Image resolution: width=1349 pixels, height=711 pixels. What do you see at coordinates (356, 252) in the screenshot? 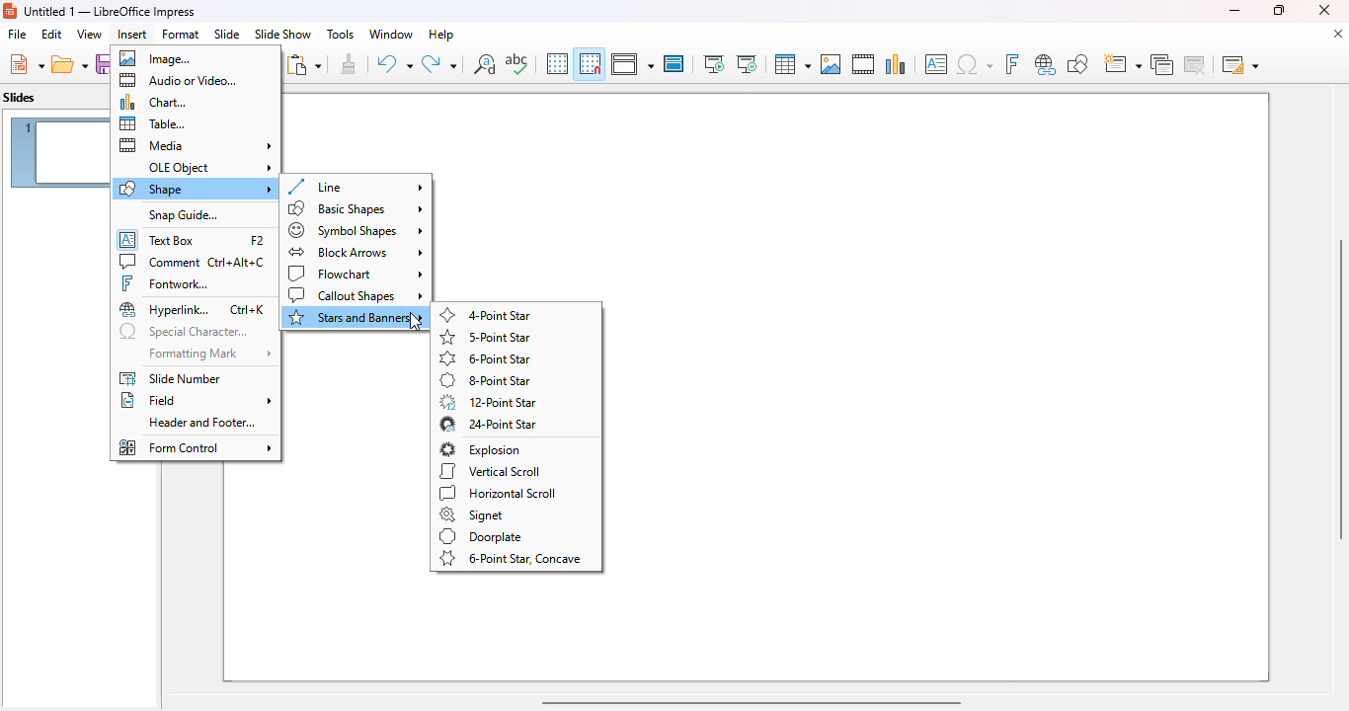
I see `block arrows` at bounding box center [356, 252].